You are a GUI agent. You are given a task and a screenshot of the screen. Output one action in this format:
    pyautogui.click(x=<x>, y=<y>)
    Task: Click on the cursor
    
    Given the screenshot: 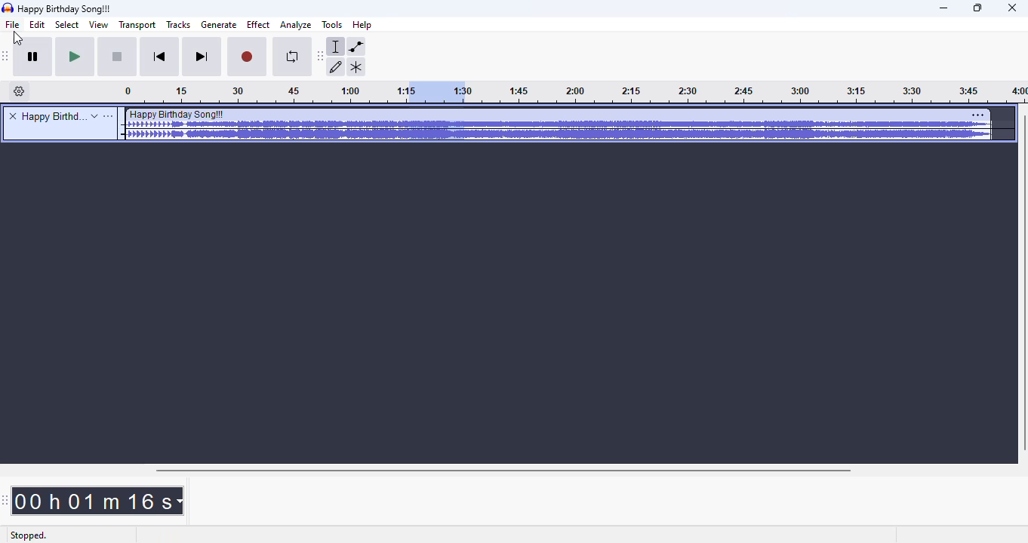 What is the action you would take?
    pyautogui.click(x=17, y=38)
    